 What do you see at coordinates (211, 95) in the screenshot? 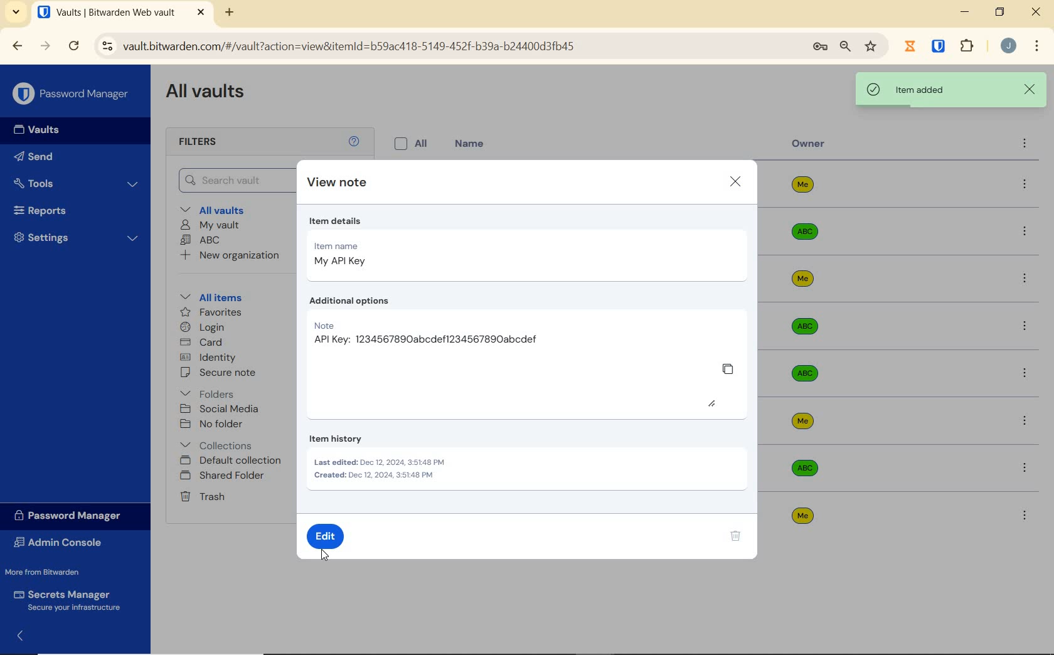
I see `All Vaults` at bounding box center [211, 95].